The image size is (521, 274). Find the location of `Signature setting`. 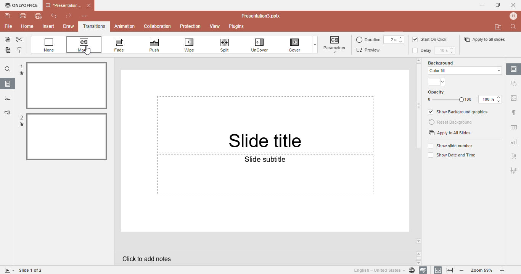

Signature setting is located at coordinates (513, 169).